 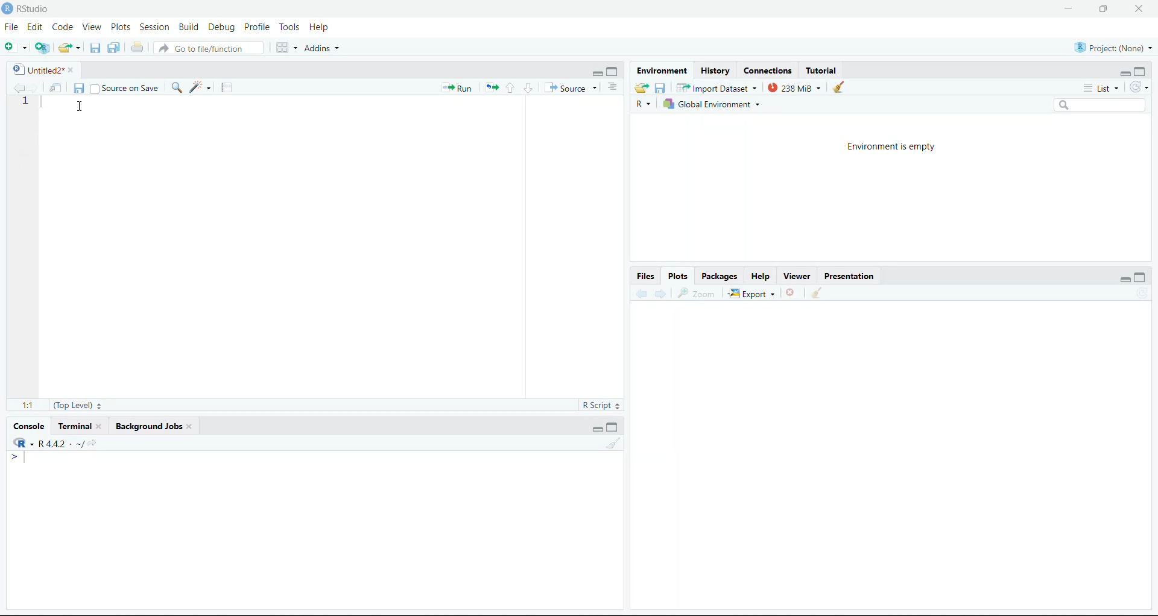 What do you see at coordinates (29, 427) in the screenshot?
I see `Console` at bounding box center [29, 427].